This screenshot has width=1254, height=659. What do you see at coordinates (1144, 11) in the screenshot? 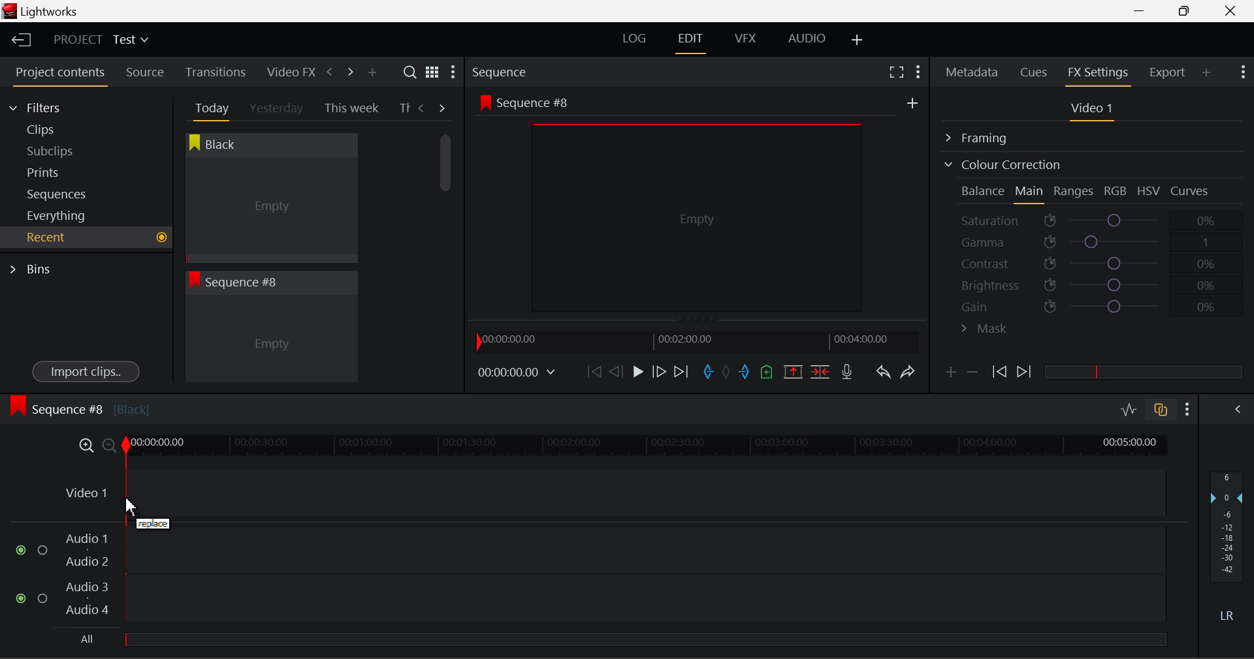
I see `Restore Down` at bounding box center [1144, 11].